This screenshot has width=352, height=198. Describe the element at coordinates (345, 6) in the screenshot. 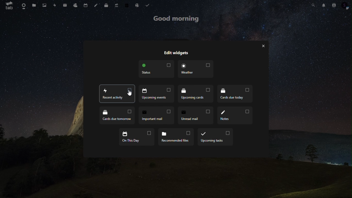

I see `profile` at that location.